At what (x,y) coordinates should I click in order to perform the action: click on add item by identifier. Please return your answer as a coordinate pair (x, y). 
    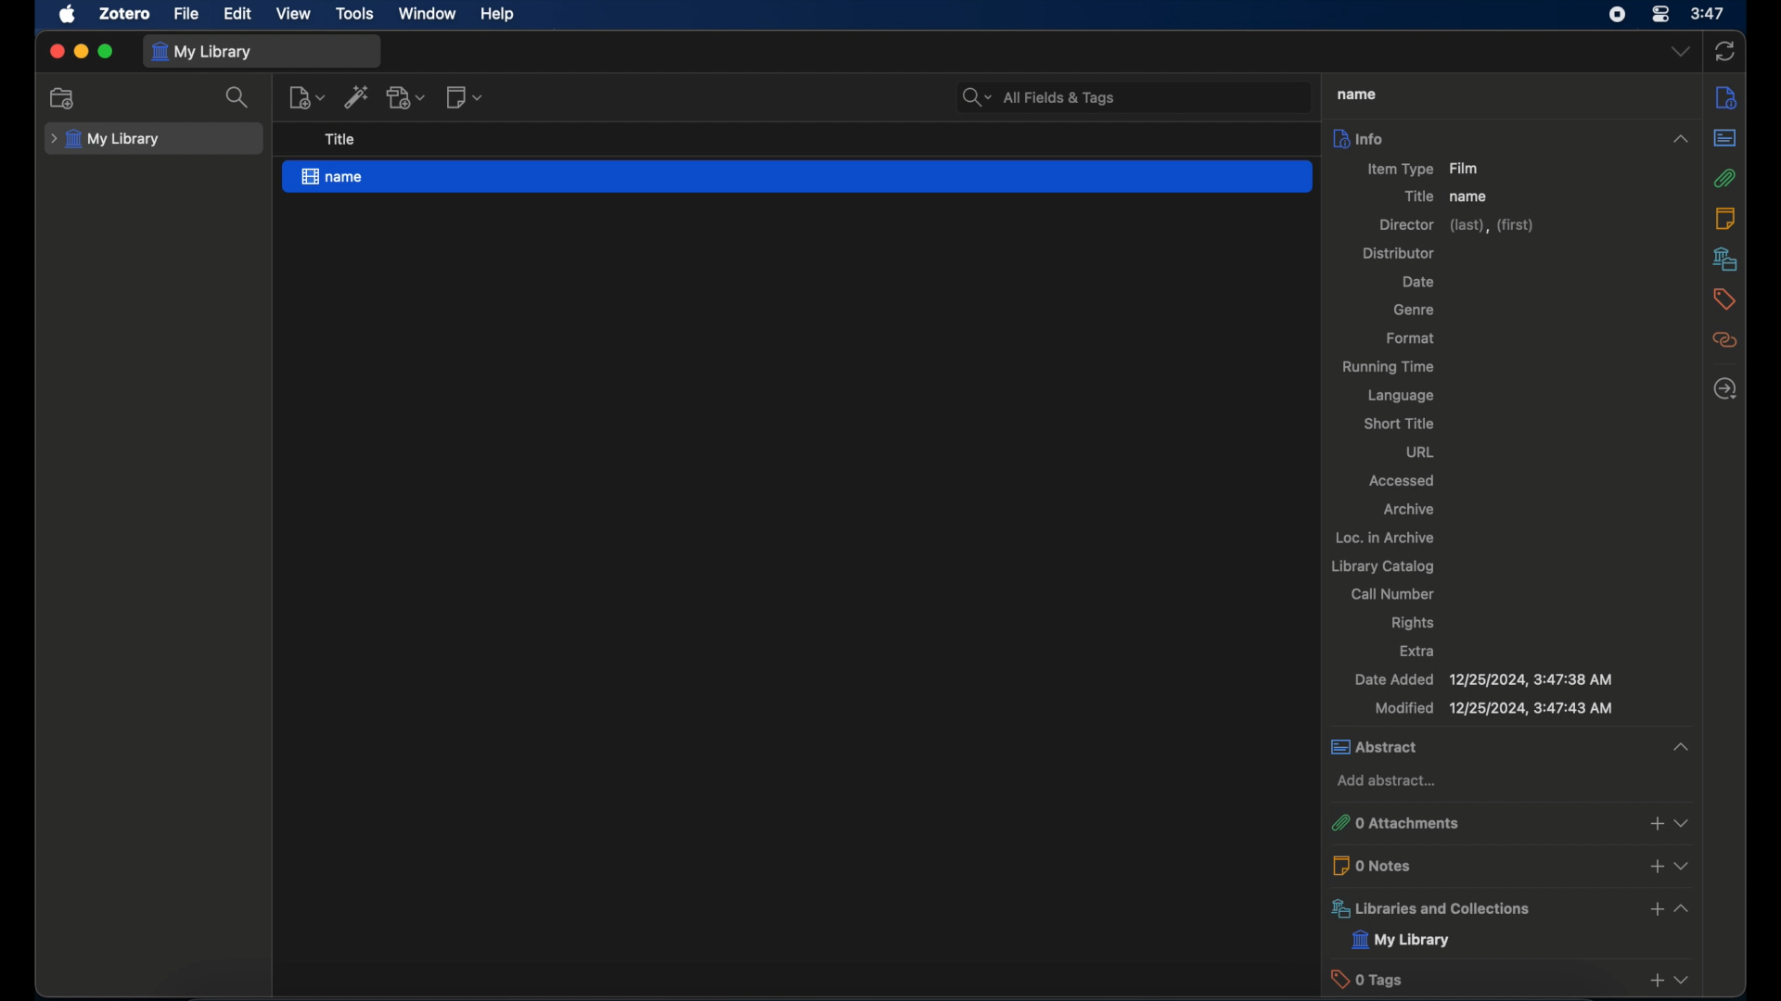
    Looking at the image, I should click on (356, 97).